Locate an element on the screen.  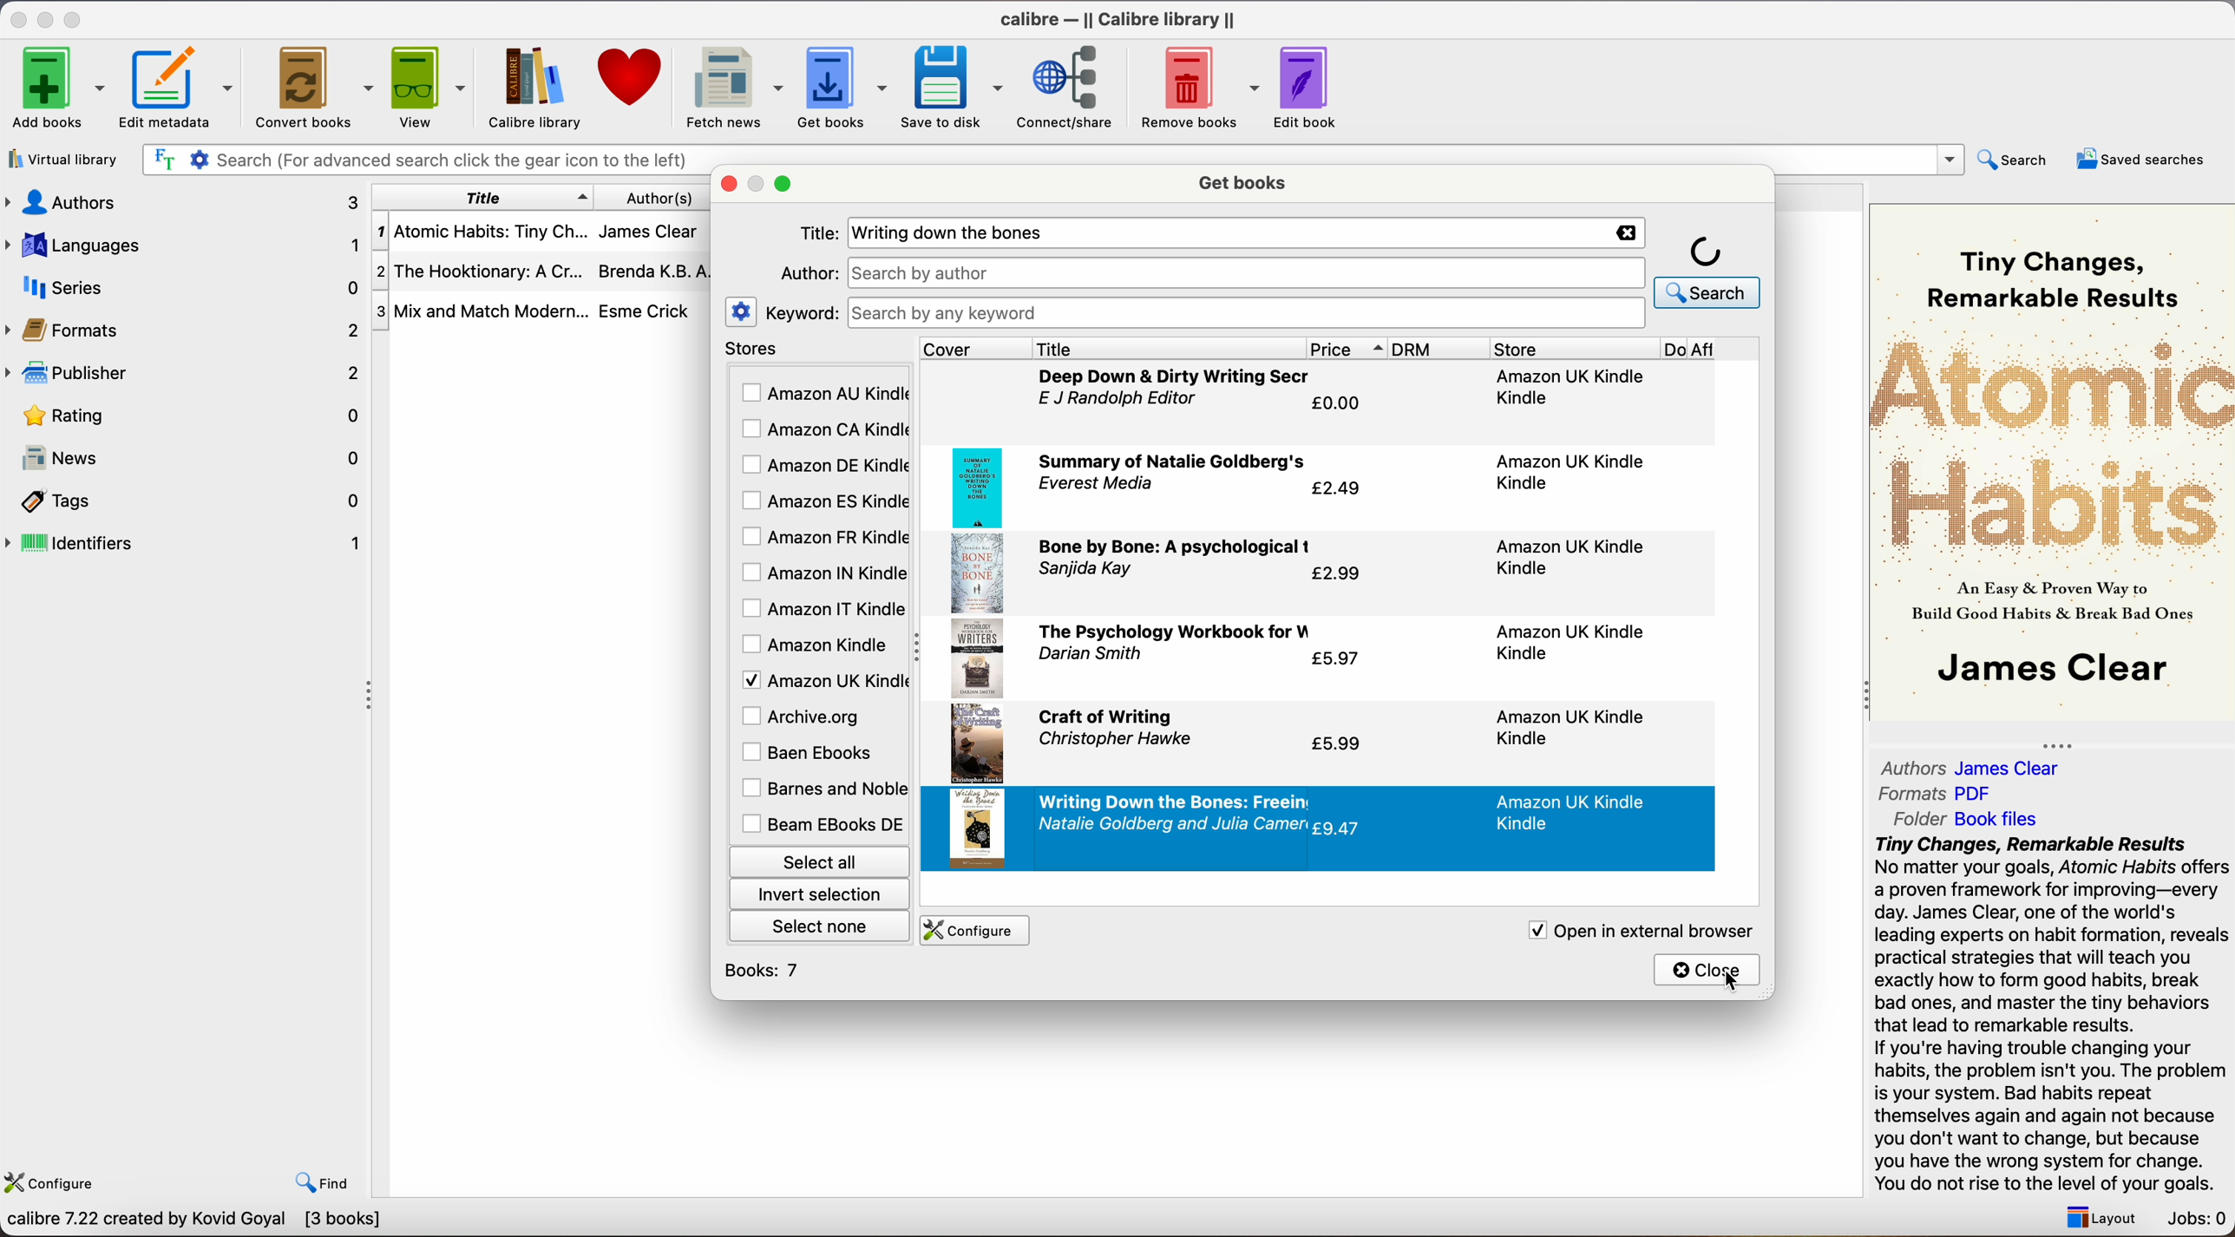
Atomic Habits: Tiny Ch... is located at coordinates (481, 232).